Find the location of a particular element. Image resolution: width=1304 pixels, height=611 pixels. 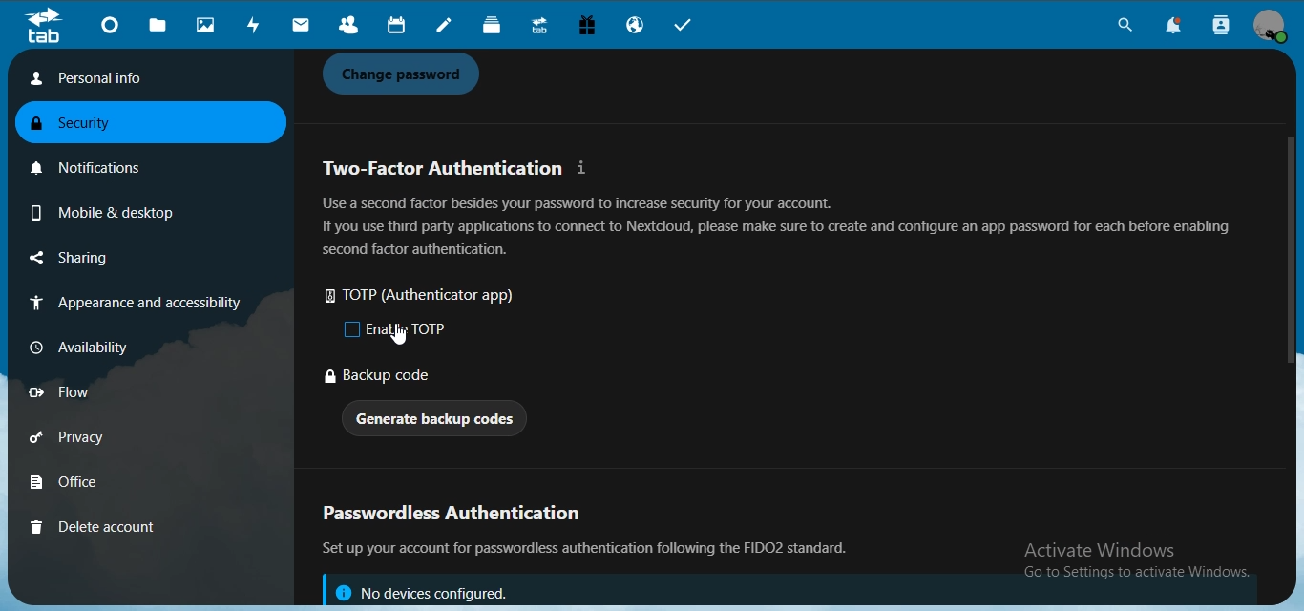

email hosting is located at coordinates (638, 27).